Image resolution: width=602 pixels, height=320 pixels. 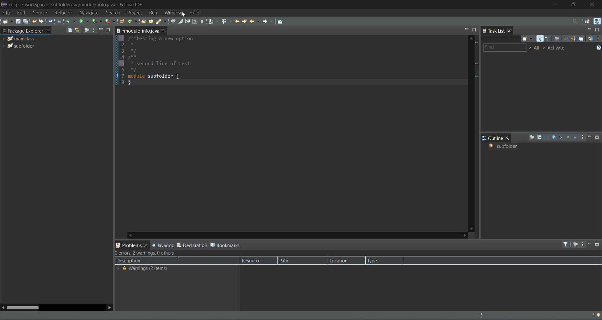 What do you see at coordinates (595, 4) in the screenshot?
I see `close` at bounding box center [595, 4].